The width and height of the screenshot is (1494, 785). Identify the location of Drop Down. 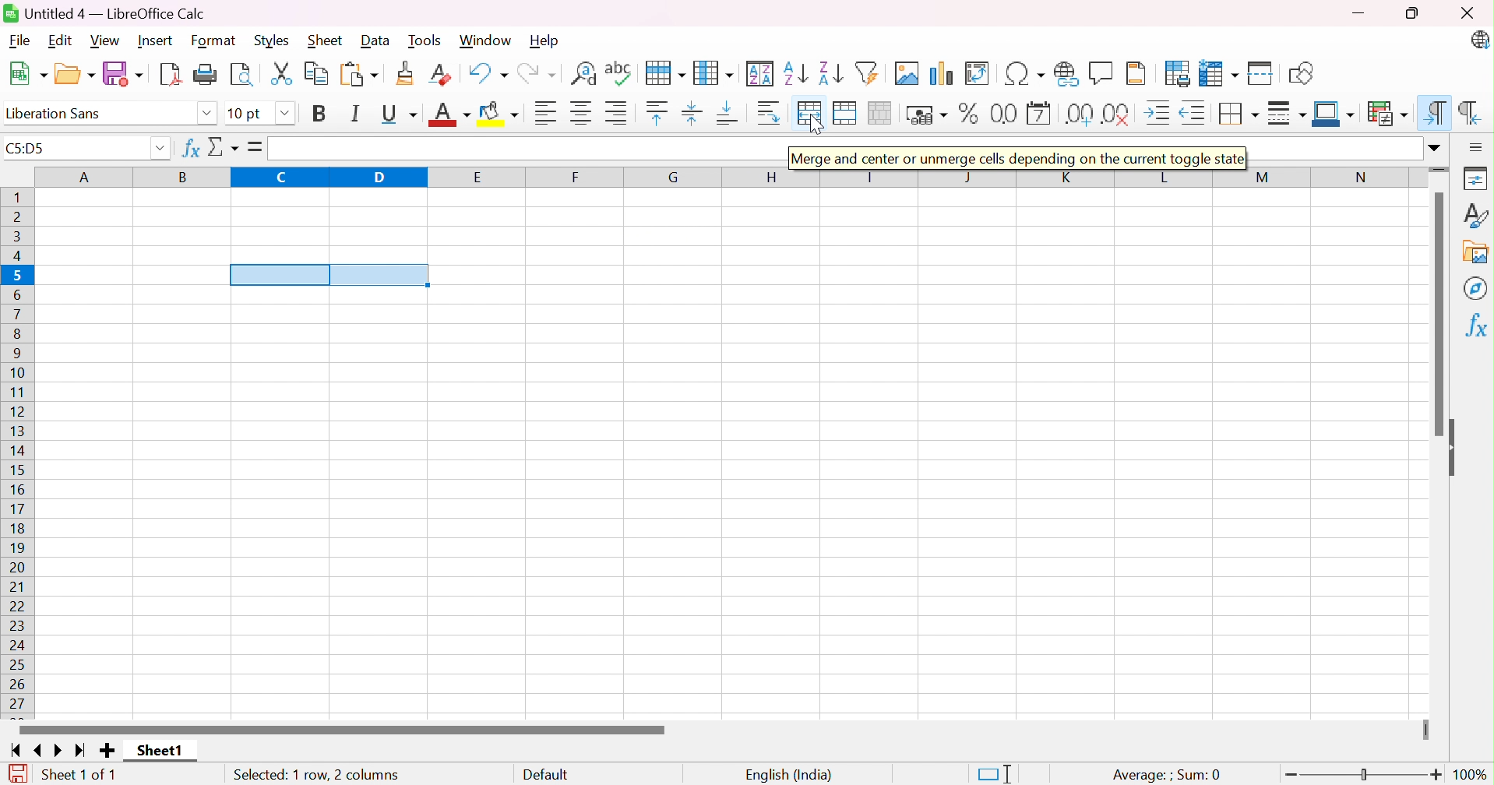
(206, 113).